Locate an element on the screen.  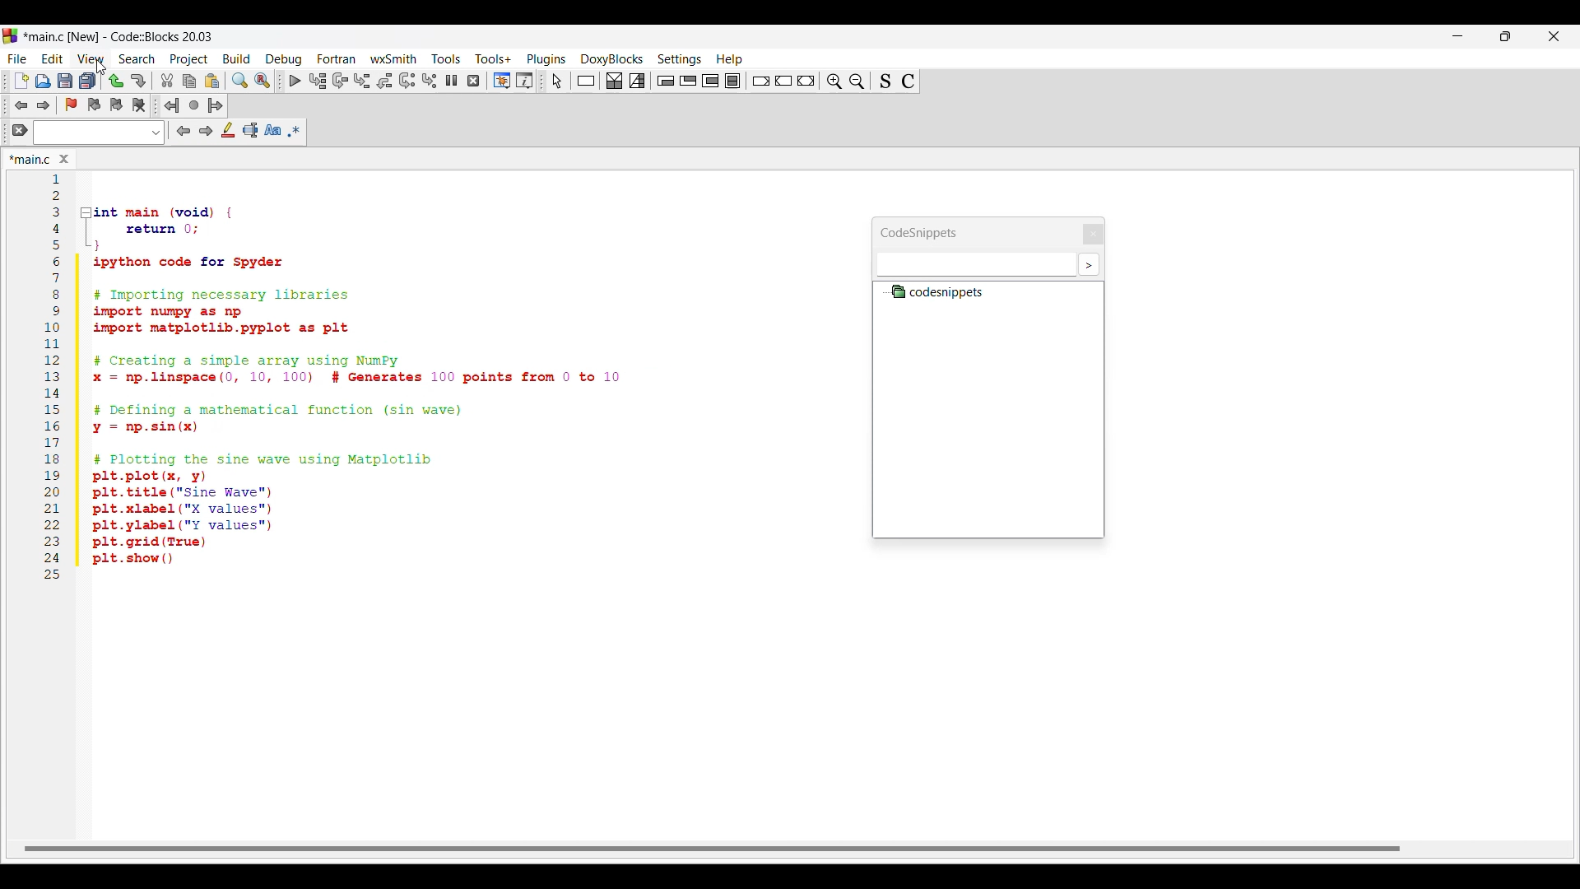
Clear is located at coordinates (21, 130).